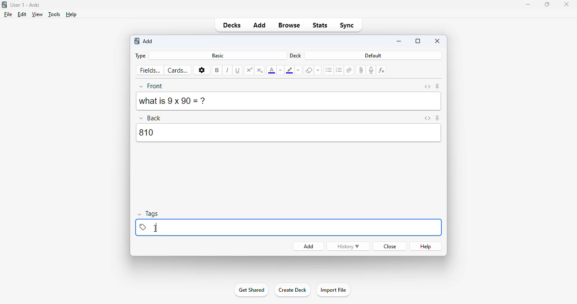  I want to click on toggle HTML editor, so click(427, 118).